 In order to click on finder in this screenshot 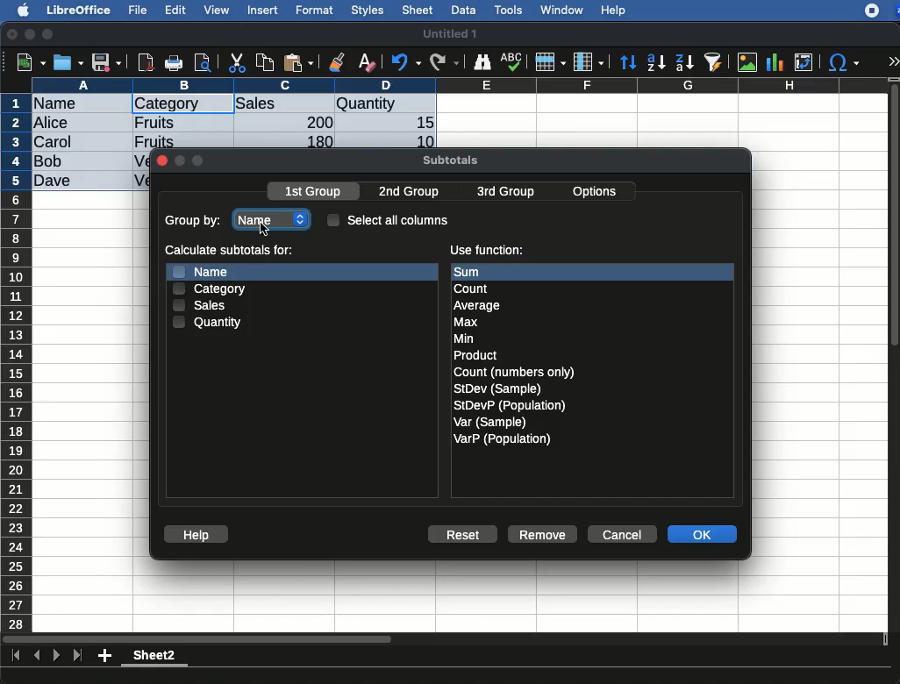, I will do `click(482, 62)`.